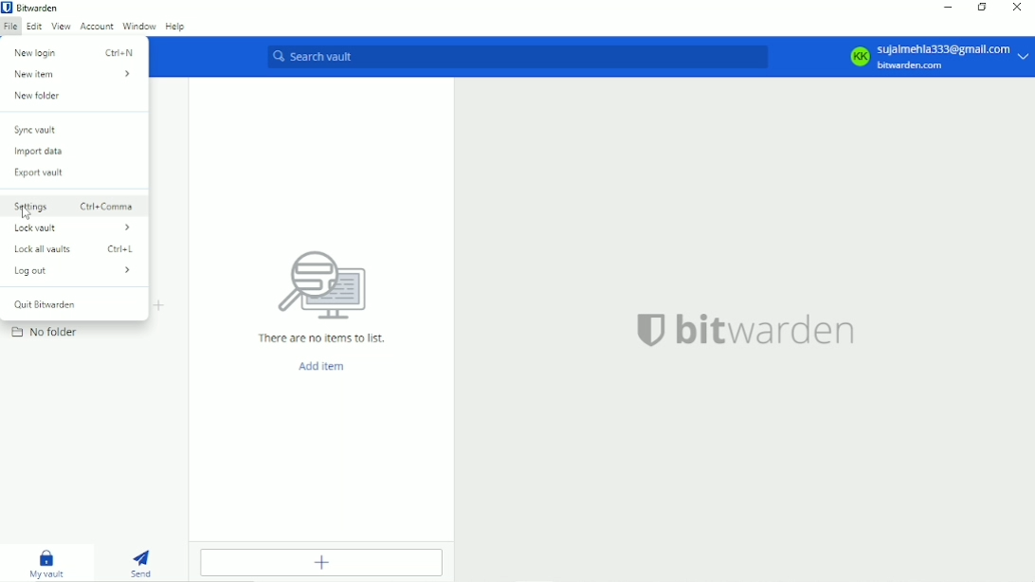 The width and height of the screenshot is (1035, 582). Describe the element at coordinates (322, 563) in the screenshot. I see `Add item` at that location.